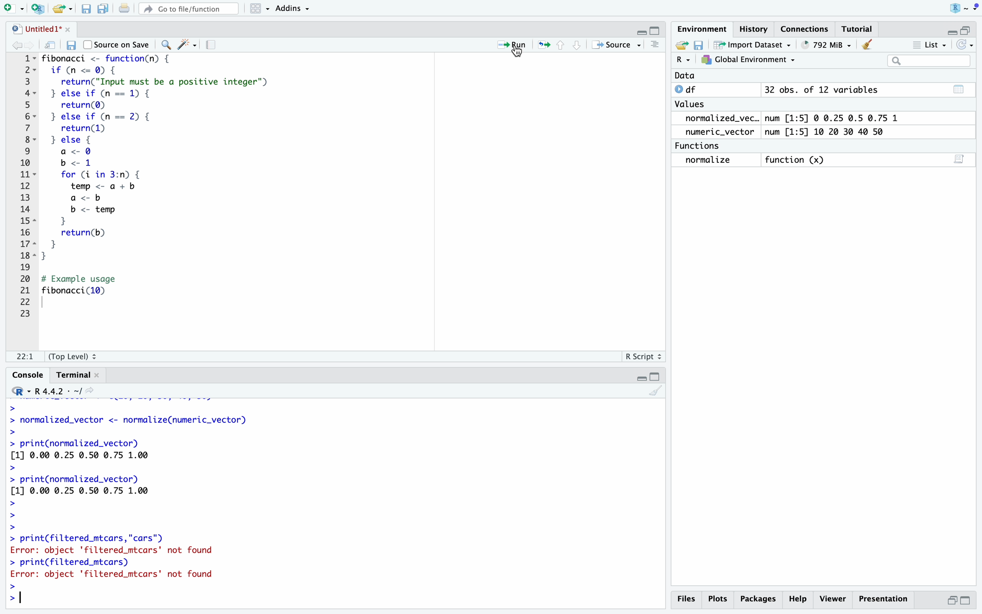 The image size is (982, 614). I want to click on normalize, so click(707, 160).